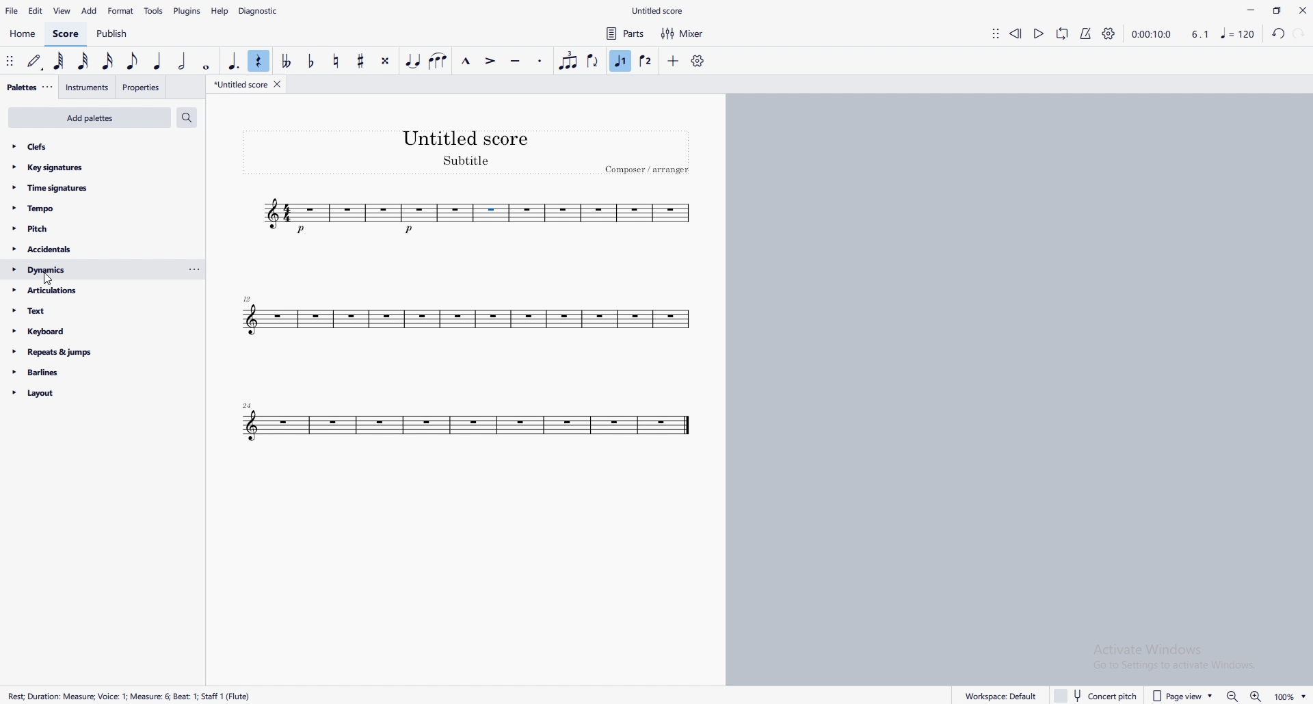  Describe the element at coordinates (184, 60) in the screenshot. I see `half note` at that location.